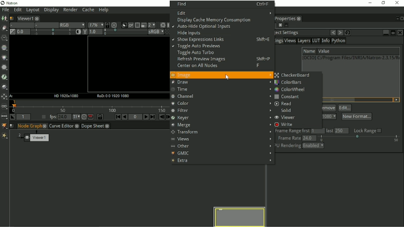  Describe the element at coordinates (228, 77) in the screenshot. I see `cursor` at that location.